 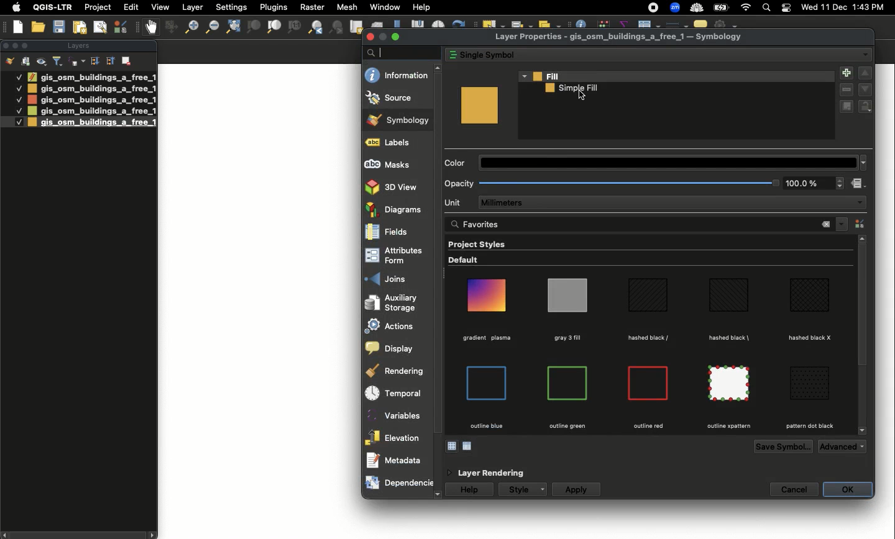 What do you see at coordinates (858, 183) in the screenshot?
I see `` at bounding box center [858, 183].